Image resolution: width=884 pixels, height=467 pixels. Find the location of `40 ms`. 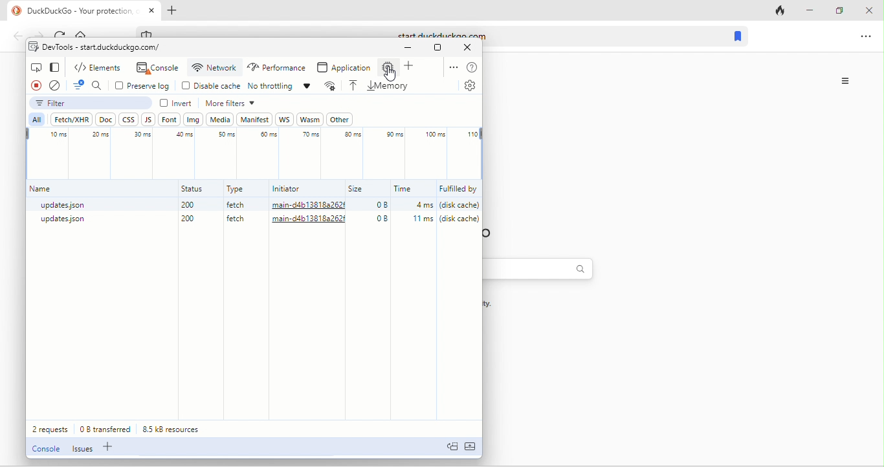

40 ms is located at coordinates (182, 143).